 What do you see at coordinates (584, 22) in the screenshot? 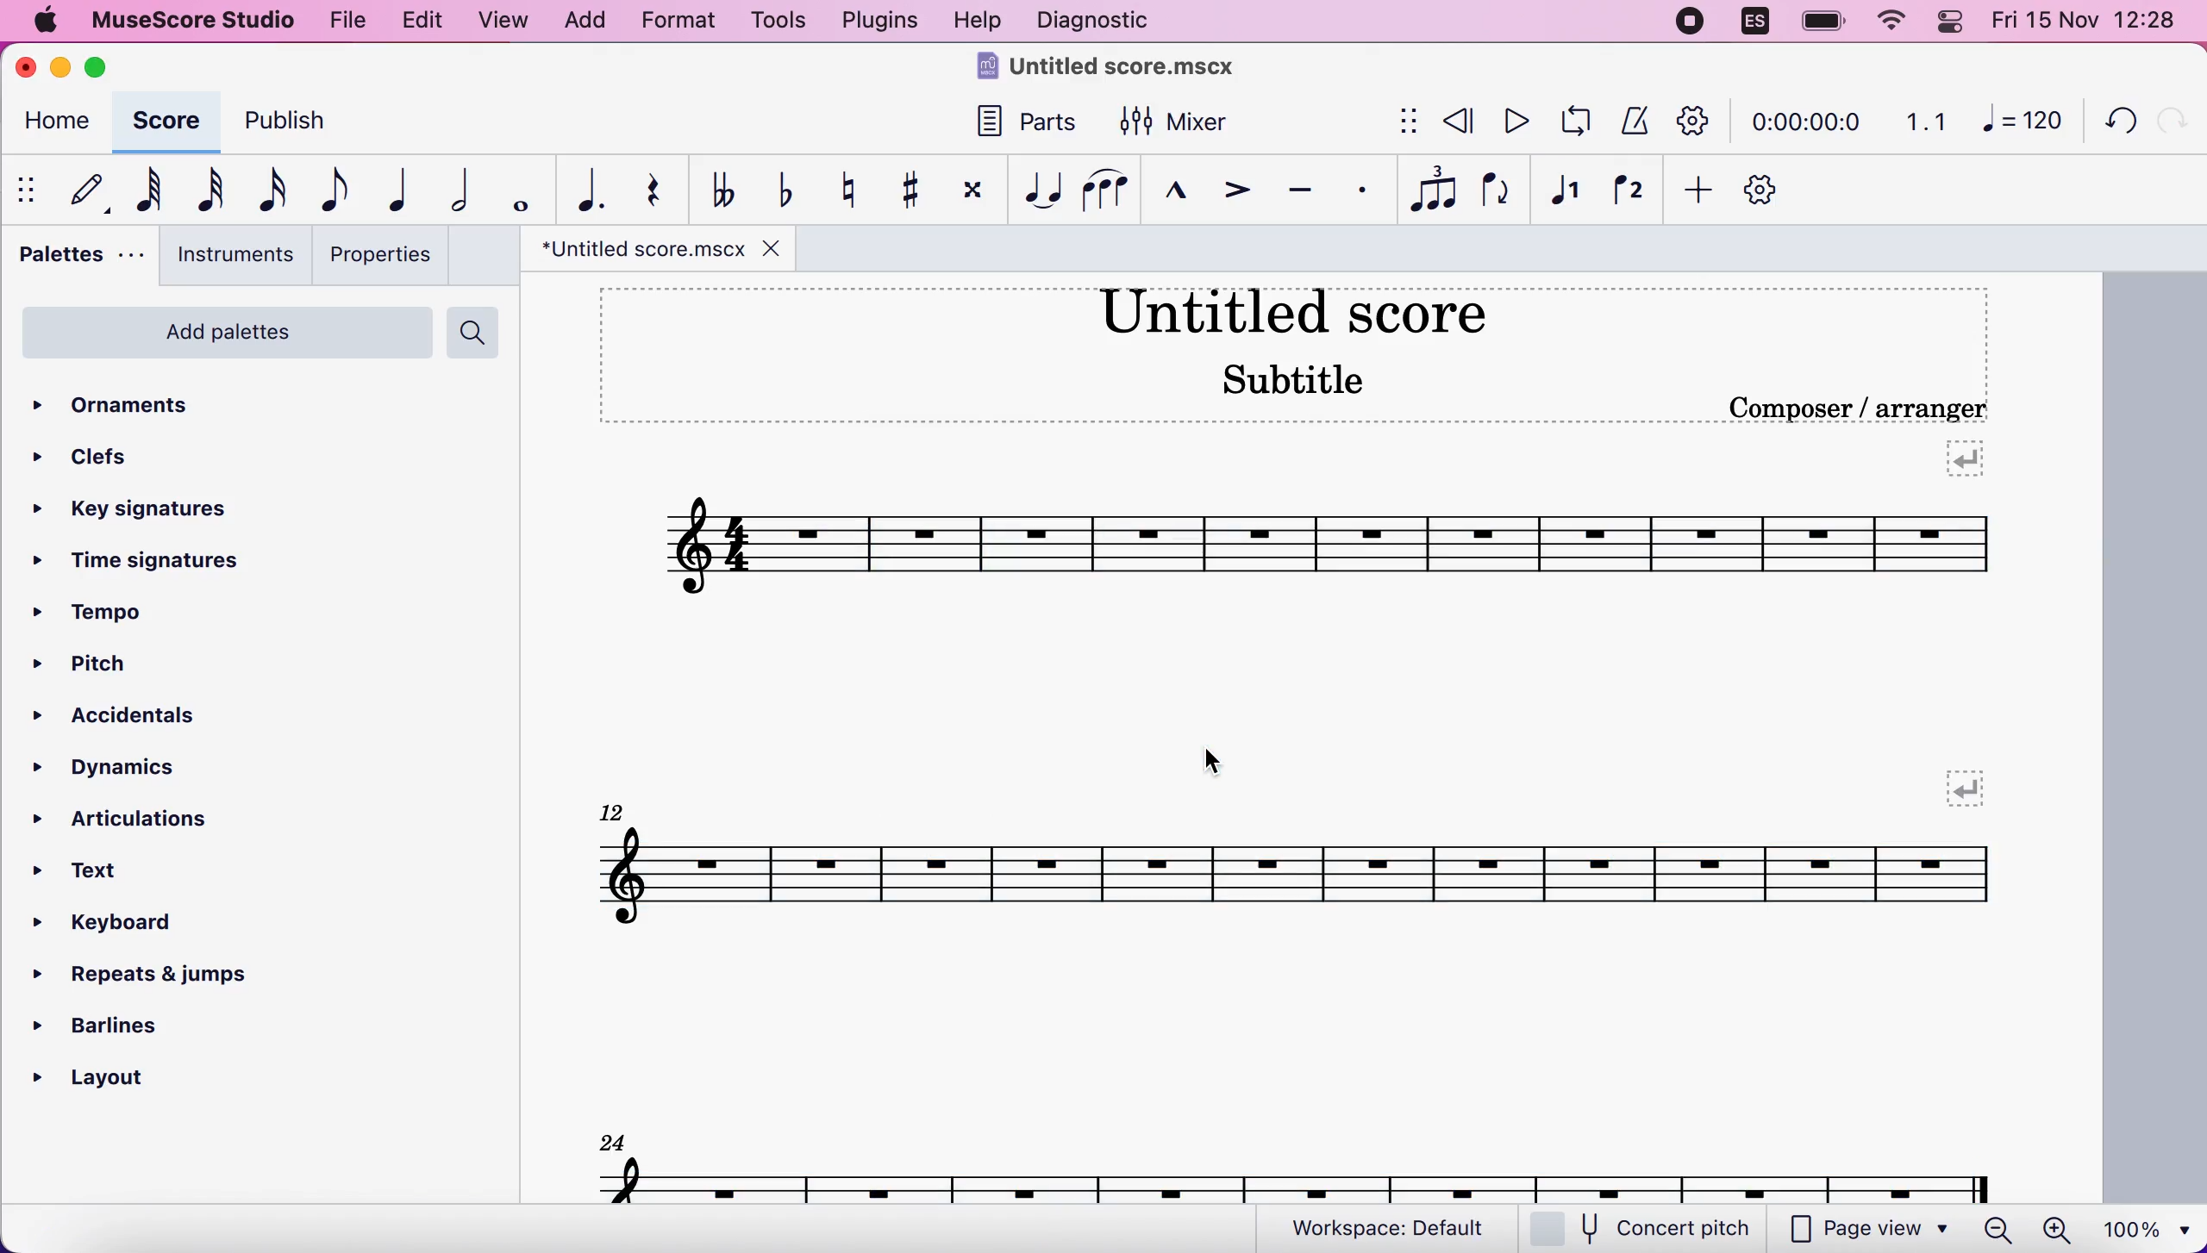
I see `add` at bounding box center [584, 22].